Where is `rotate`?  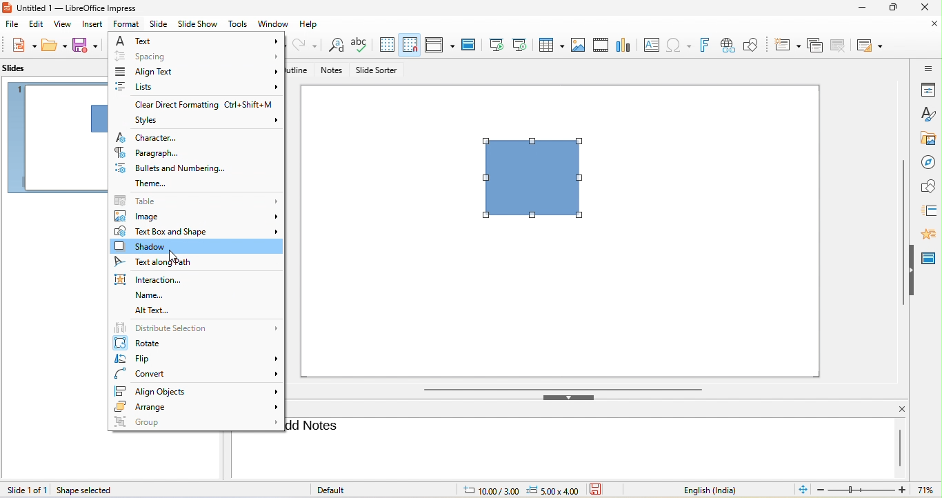 rotate is located at coordinates (190, 343).